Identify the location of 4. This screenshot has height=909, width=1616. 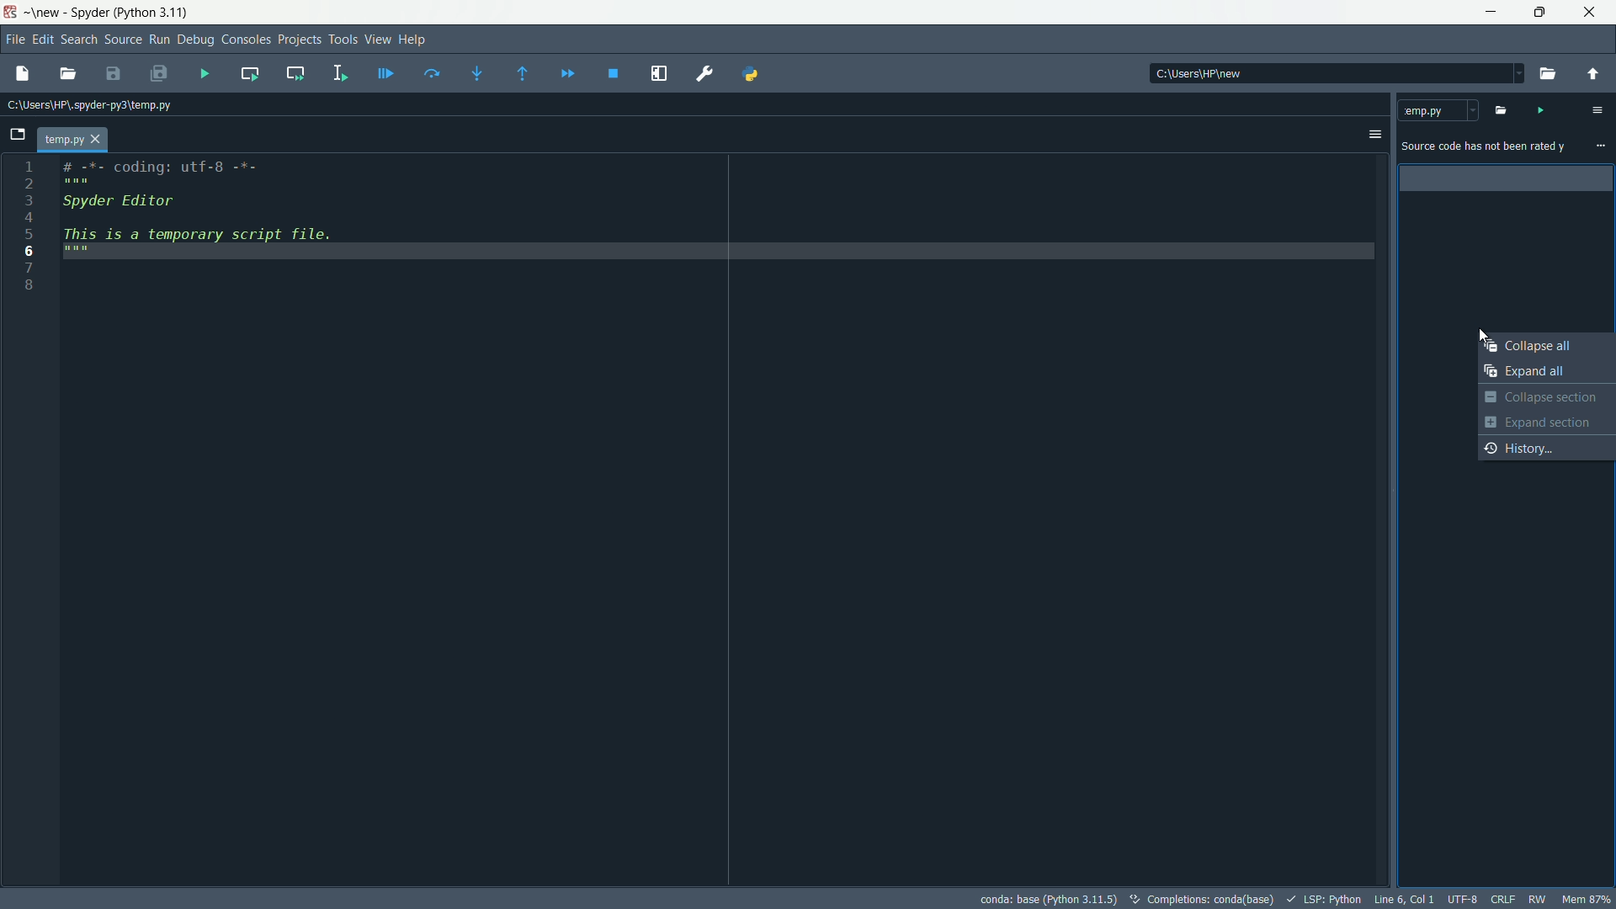
(29, 217).